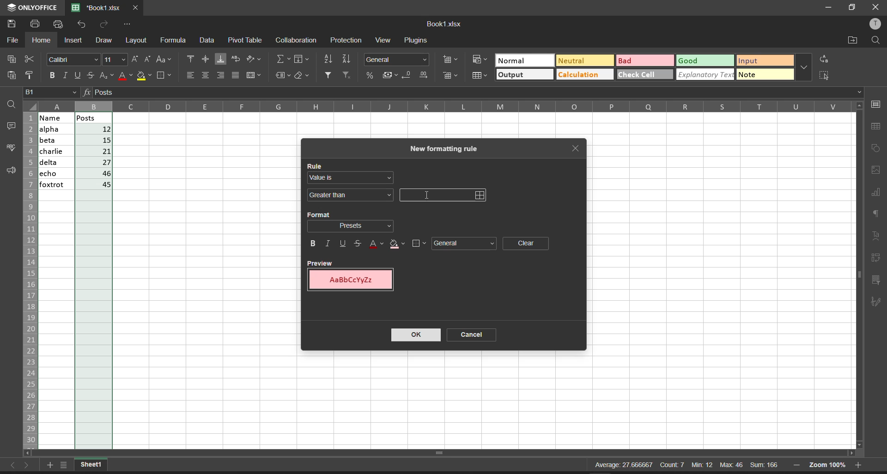 Image resolution: width=887 pixels, height=474 pixels. I want to click on summation, so click(279, 59).